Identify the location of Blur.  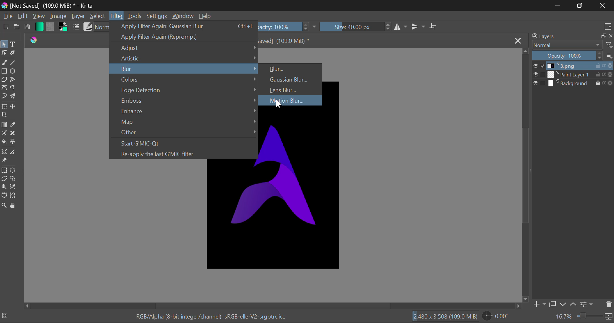
(291, 68).